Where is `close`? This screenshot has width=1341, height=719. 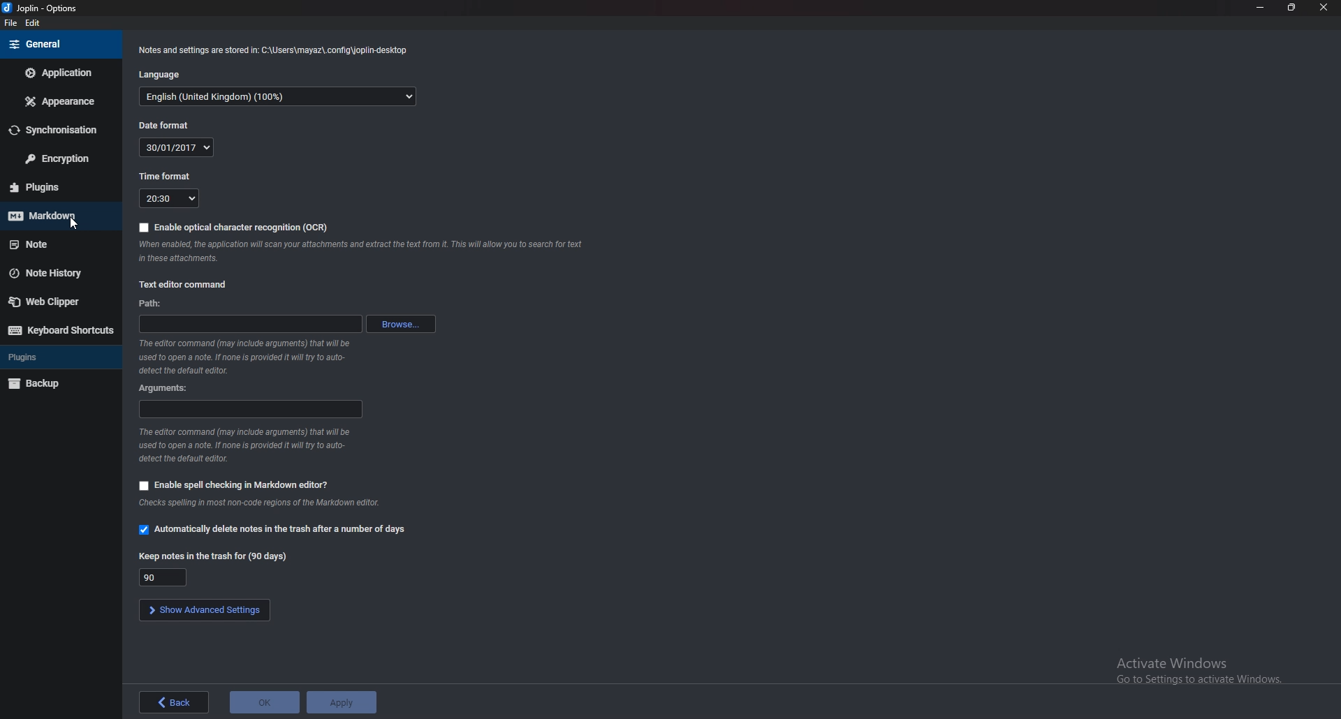
close is located at coordinates (1325, 7).